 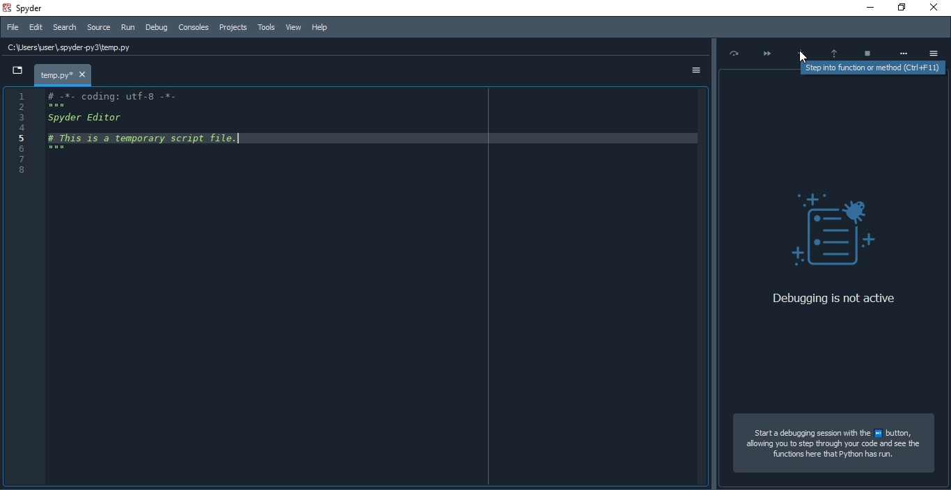 What do you see at coordinates (835, 183) in the screenshot?
I see `debugging details` at bounding box center [835, 183].